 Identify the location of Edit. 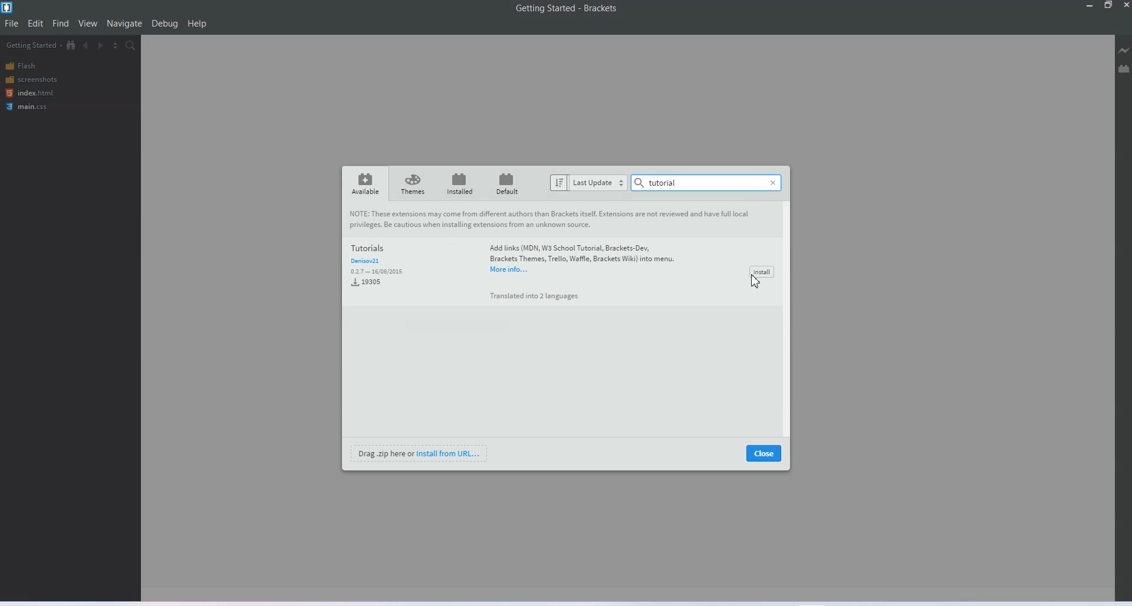
(35, 24).